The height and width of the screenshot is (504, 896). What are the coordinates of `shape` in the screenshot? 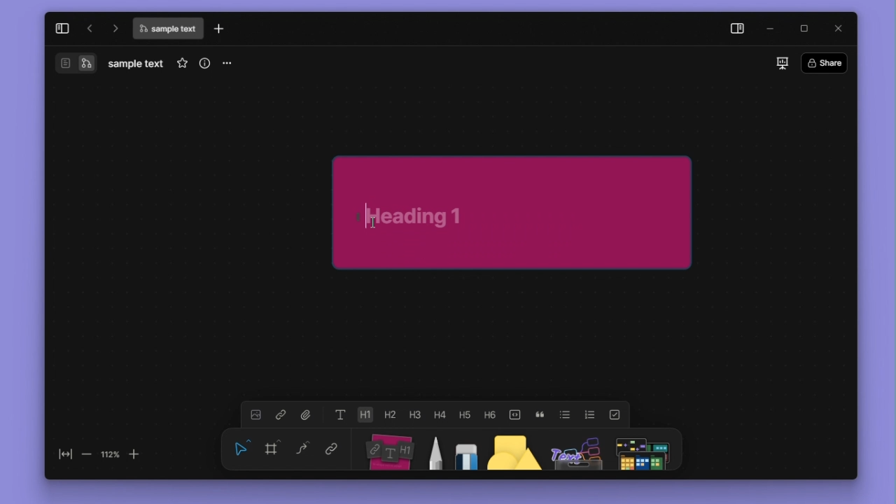 It's located at (514, 449).